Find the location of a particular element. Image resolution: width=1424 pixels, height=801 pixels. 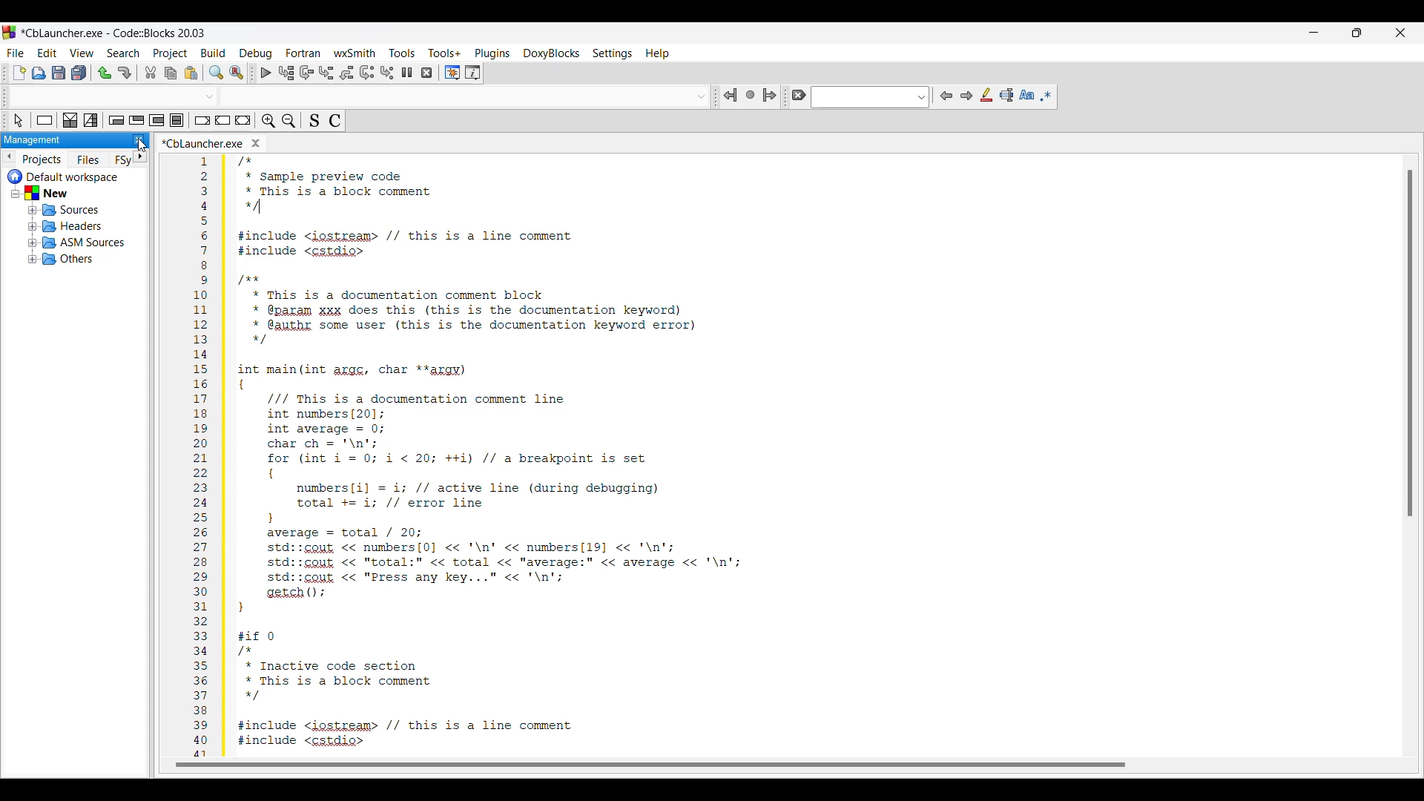

Debug menu is located at coordinates (255, 53).